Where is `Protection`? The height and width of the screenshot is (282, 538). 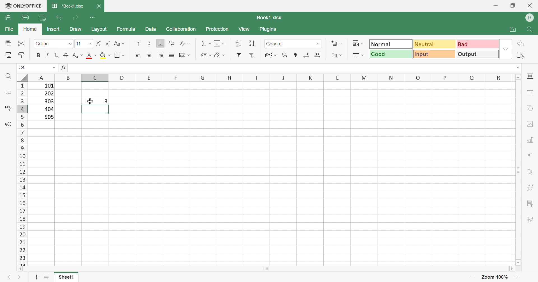 Protection is located at coordinates (217, 29).